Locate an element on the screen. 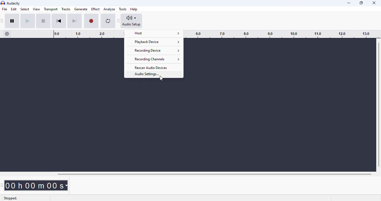 This screenshot has width=381, height=201. logo is located at coordinates (3, 3).